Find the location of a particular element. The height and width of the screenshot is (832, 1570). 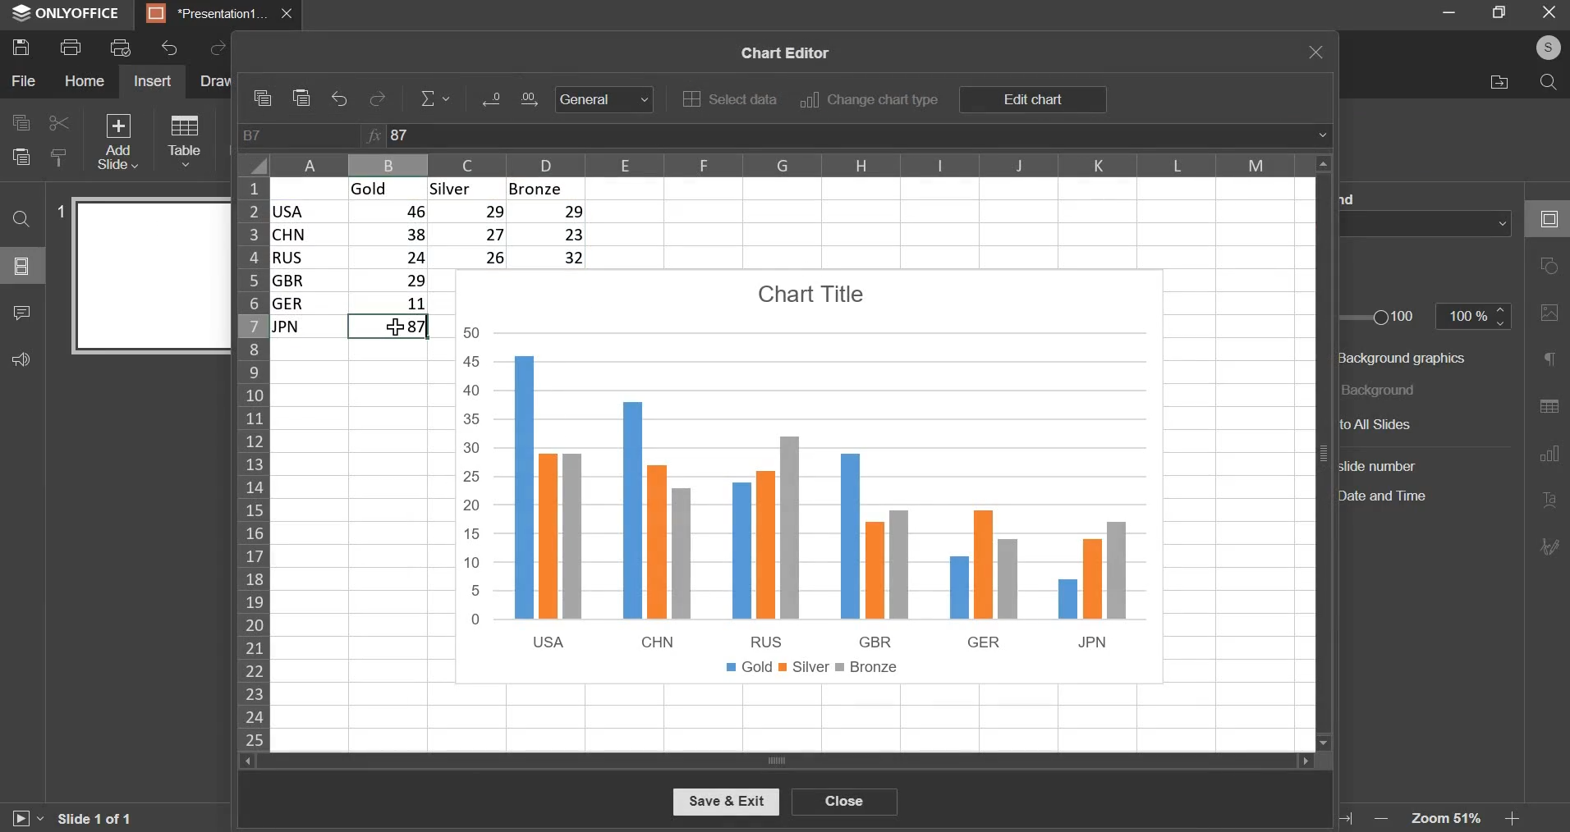

23 is located at coordinates (552, 234).